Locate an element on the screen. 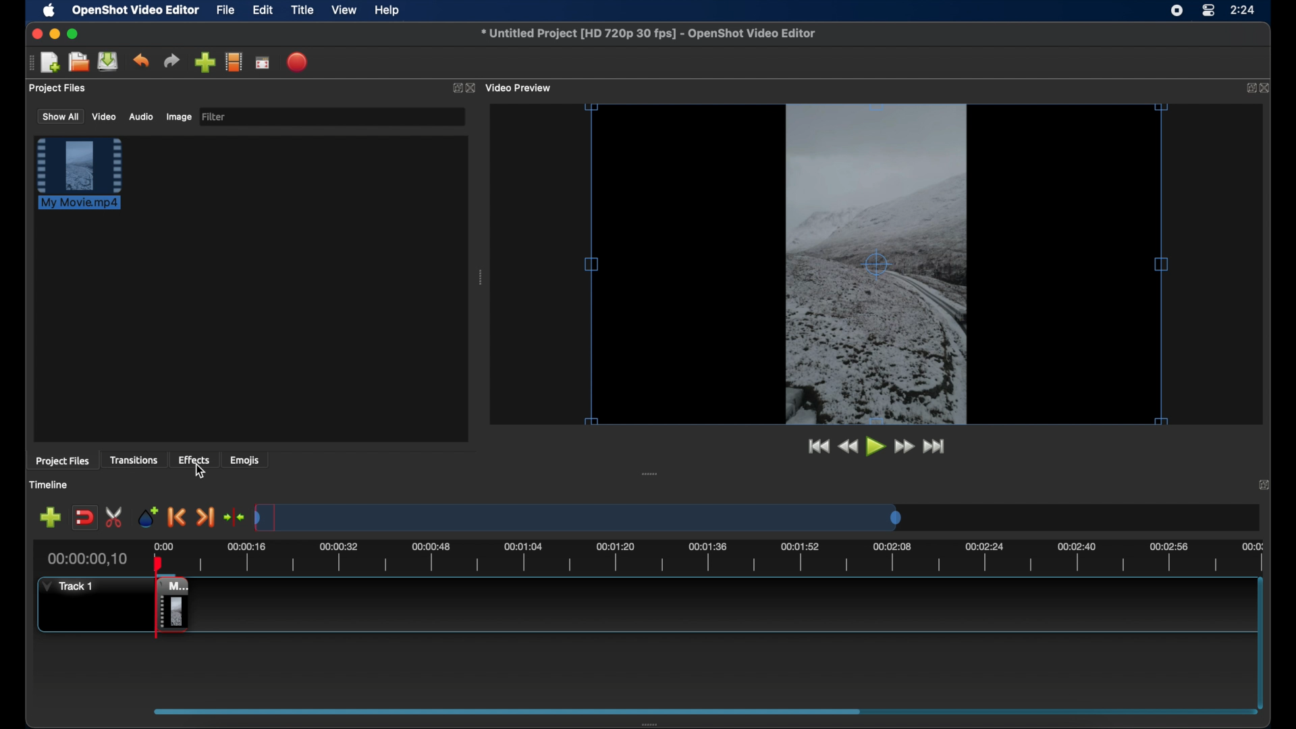 This screenshot has height=729, width=1296. current time indicator is located at coordinates (86, 559).